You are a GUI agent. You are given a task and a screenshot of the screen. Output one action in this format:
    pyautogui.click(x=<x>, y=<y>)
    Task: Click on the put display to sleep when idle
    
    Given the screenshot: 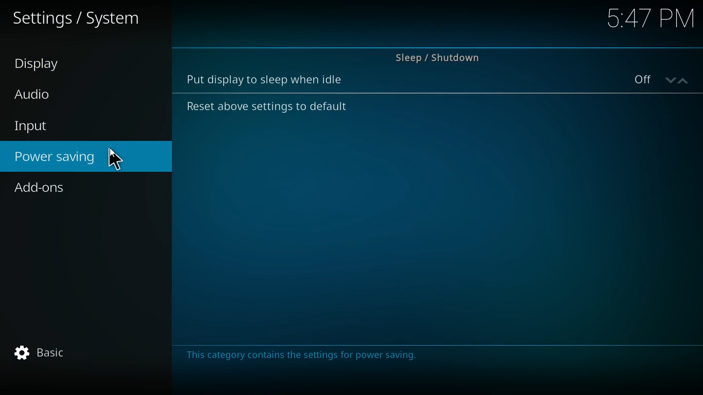 What is the action you would take?
    pyautogui.click(x=270, y=79)
    